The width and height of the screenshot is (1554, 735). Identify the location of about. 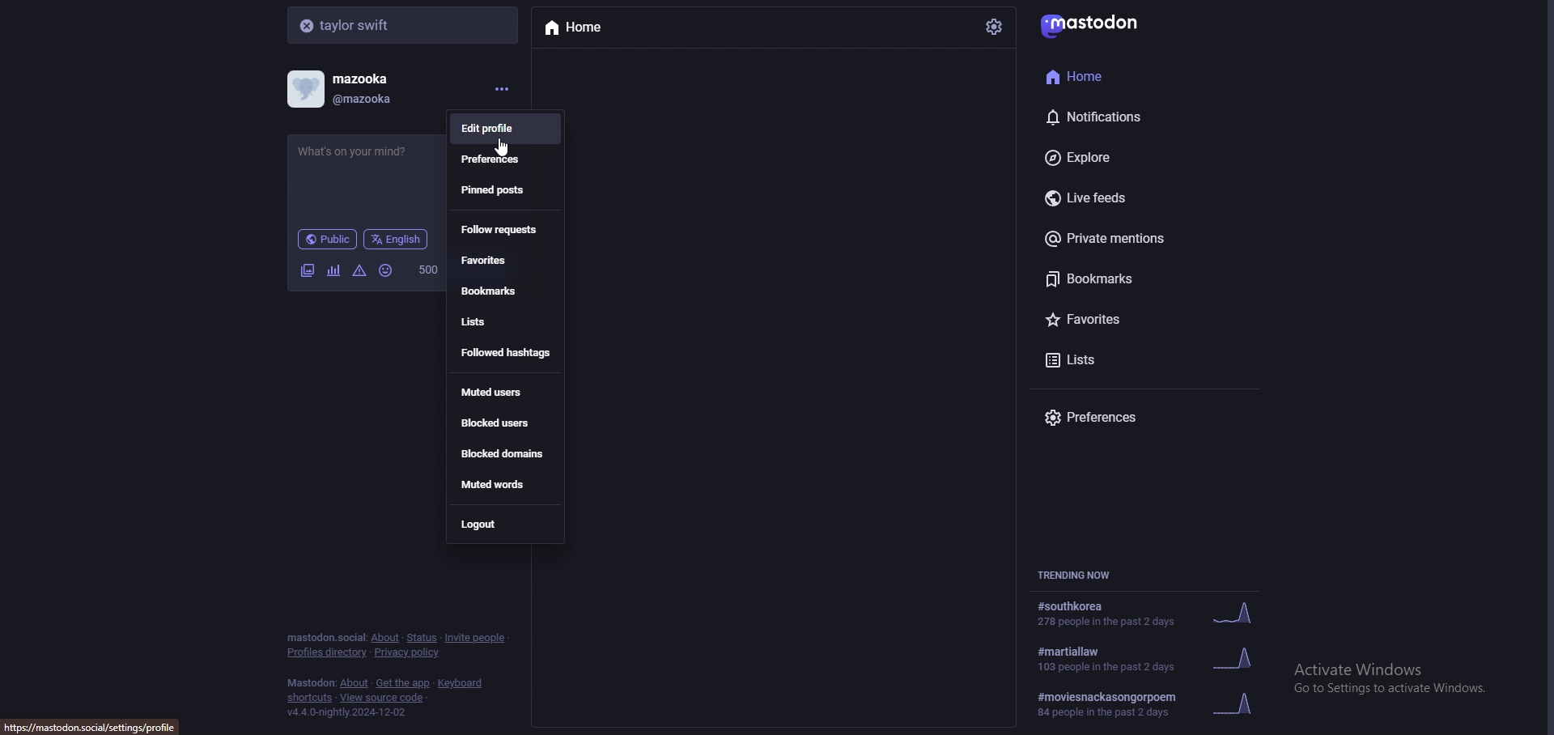
(386, 638).